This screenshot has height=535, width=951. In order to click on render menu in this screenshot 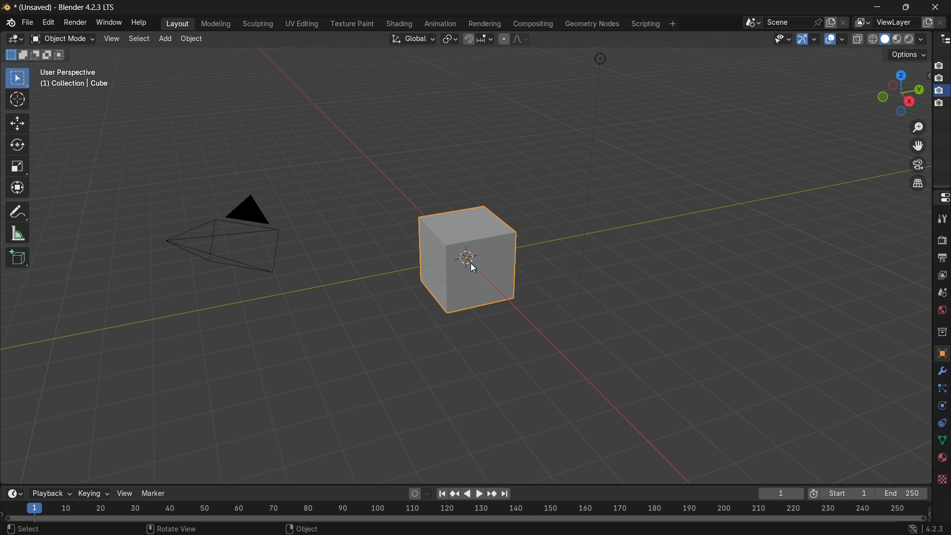, I will do `click(76, 21)`.